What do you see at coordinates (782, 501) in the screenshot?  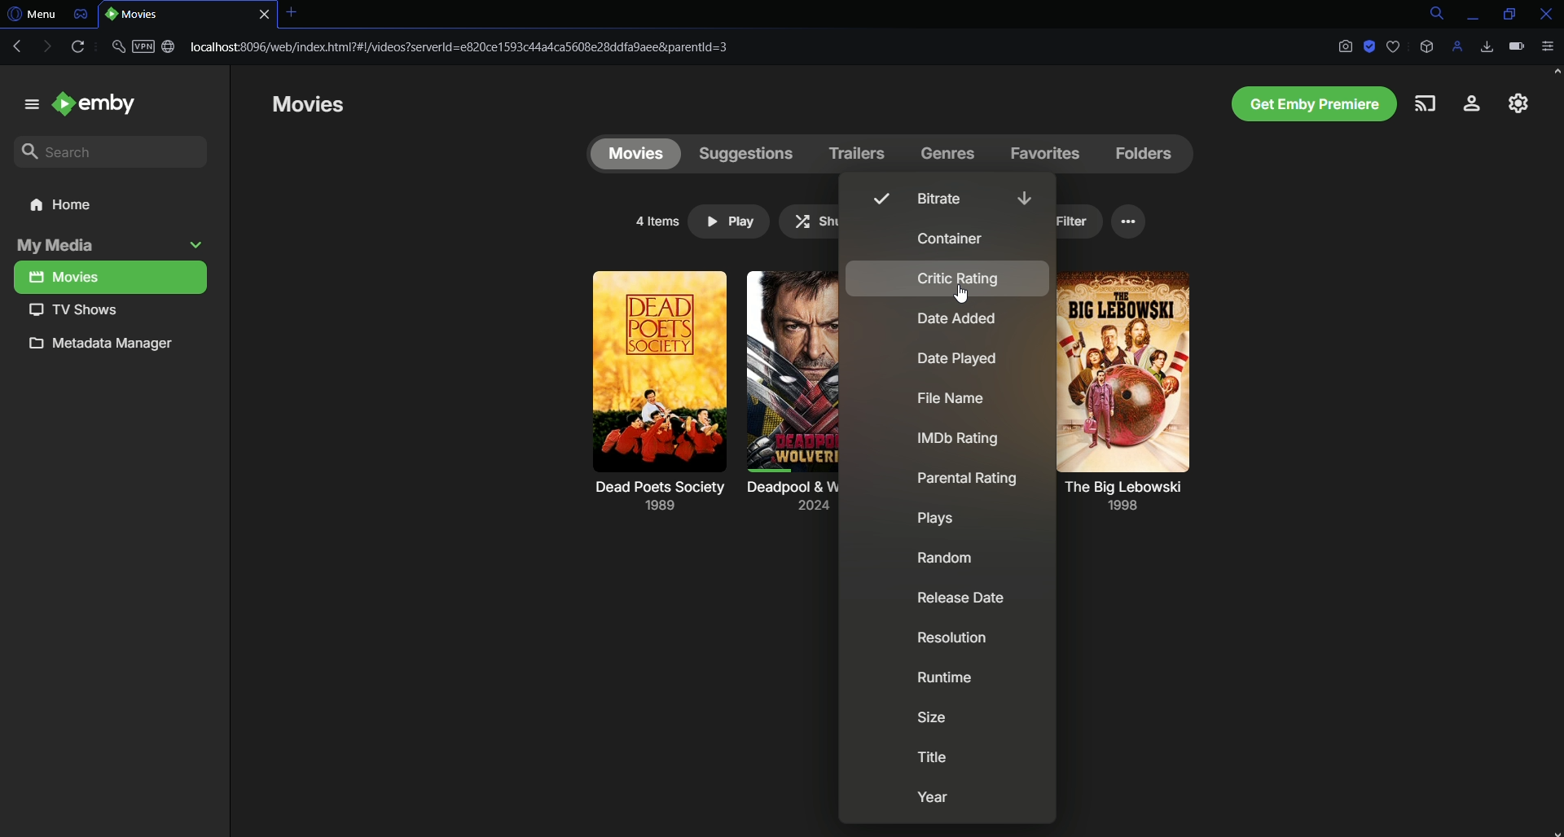 I see `Deadpool and Wolverine` at bounding box center [782, 501].